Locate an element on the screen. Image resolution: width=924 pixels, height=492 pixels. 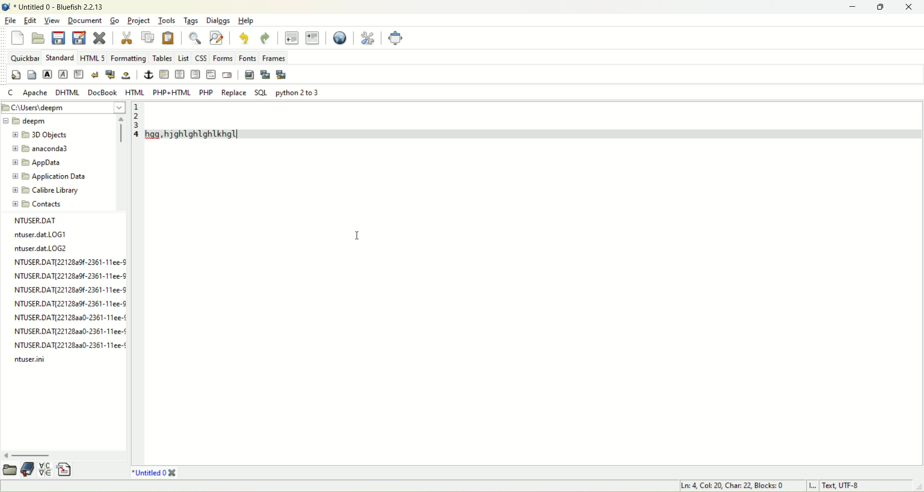
file is located at coordinates (10, 21).